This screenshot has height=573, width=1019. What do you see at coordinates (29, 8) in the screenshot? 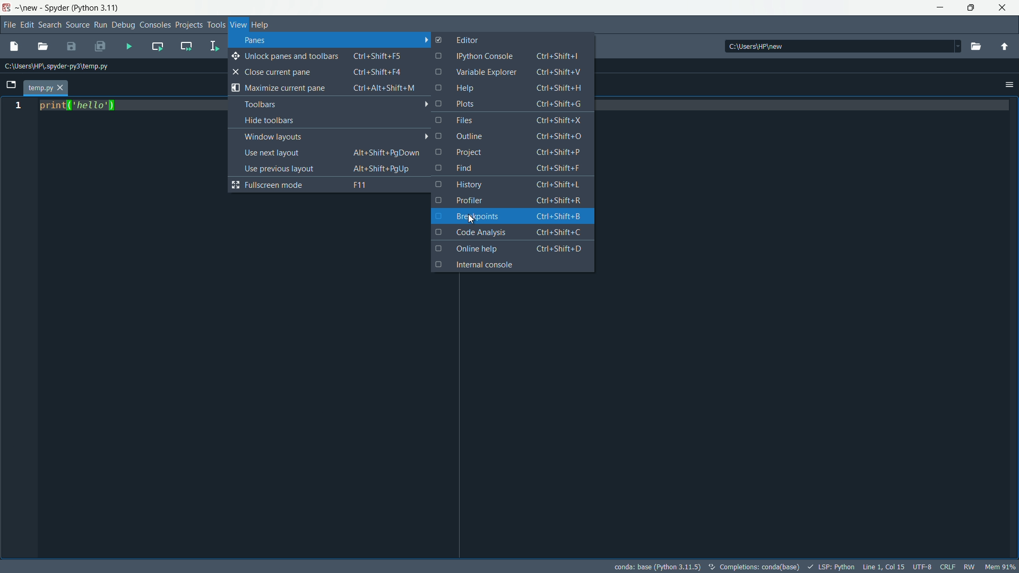
I see `new` at bounding box center [29, 8].